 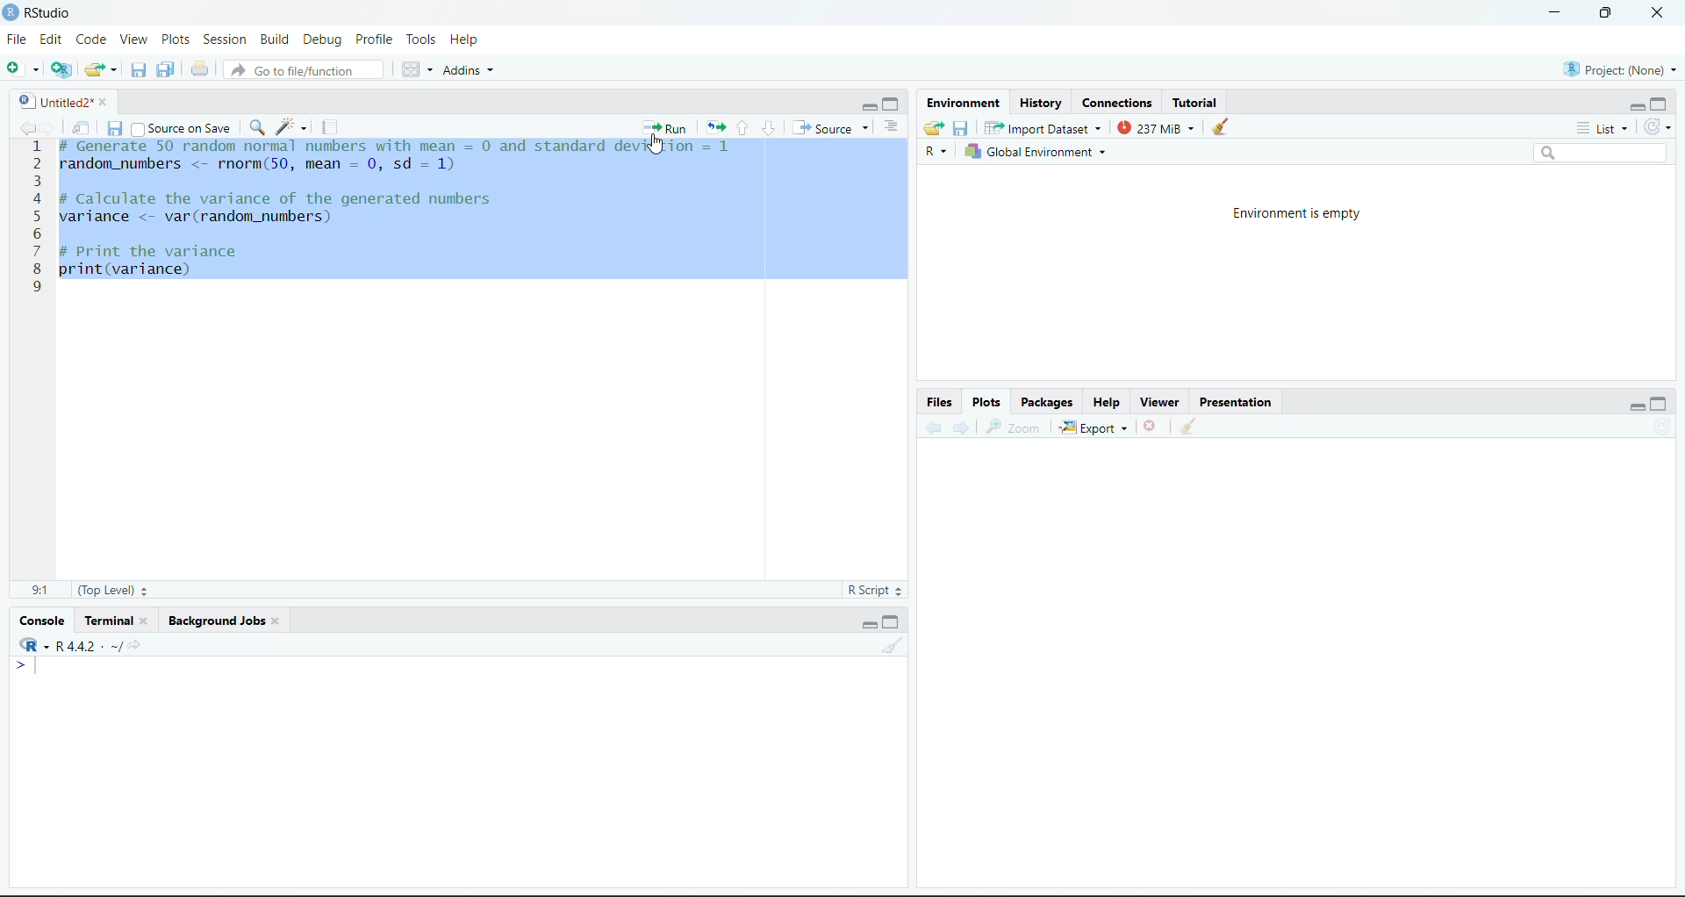 What do you see at coordinates (768, 128) in the screenshot?
I see `down` at bounding box center [768, 128].